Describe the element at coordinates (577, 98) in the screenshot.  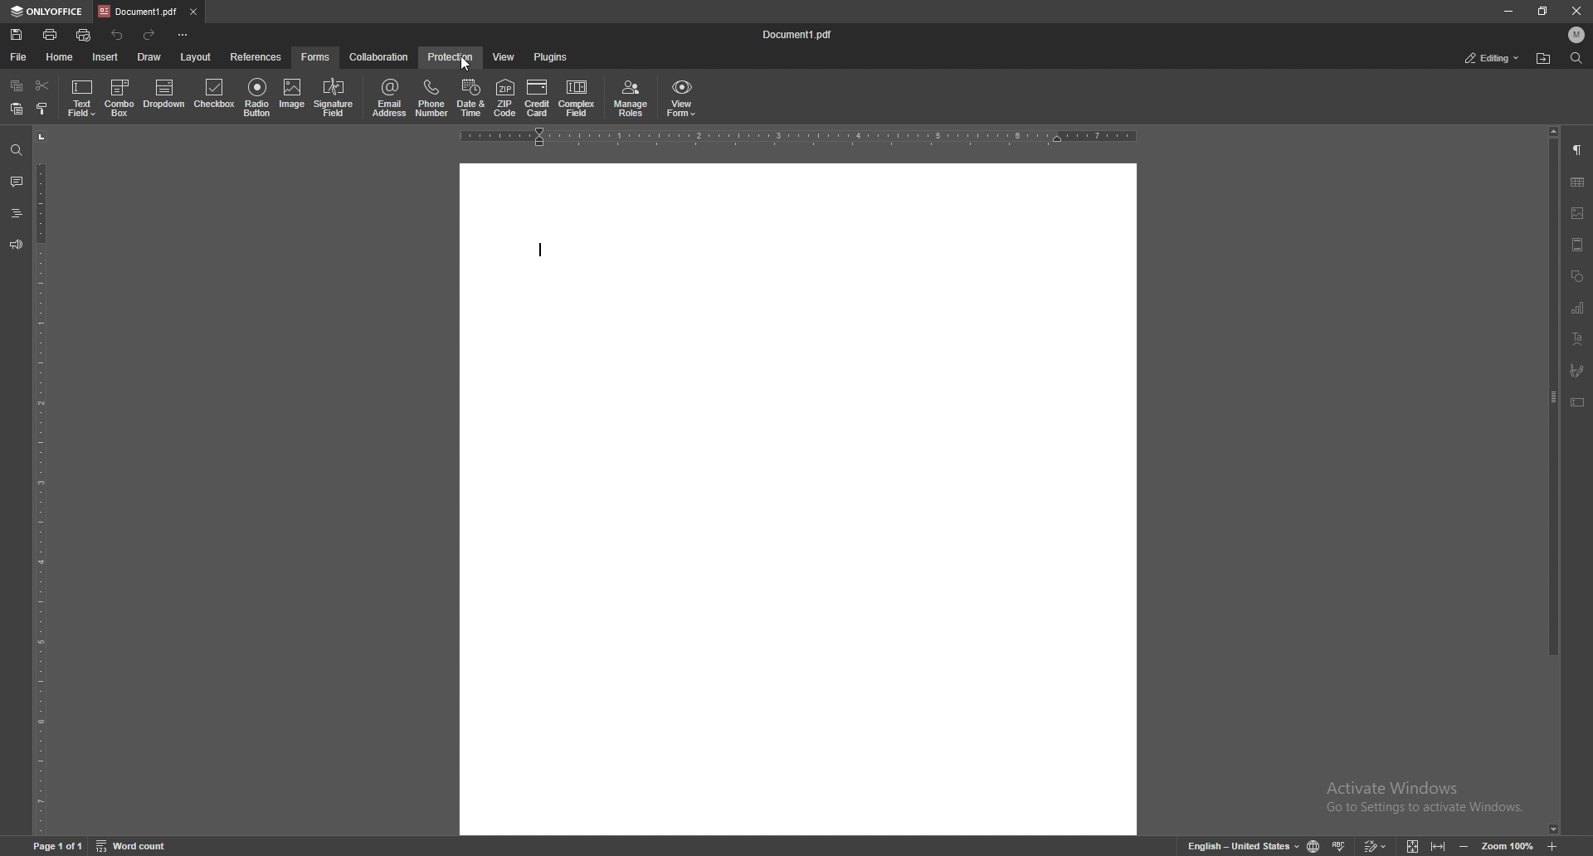
I see `complex field` at that location.